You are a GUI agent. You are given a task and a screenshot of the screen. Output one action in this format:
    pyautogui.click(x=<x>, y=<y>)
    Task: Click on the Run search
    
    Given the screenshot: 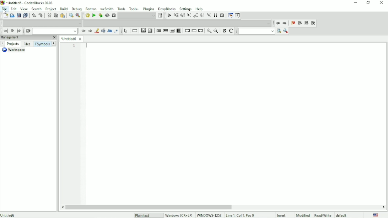 What is the action you would take?
    pyautogui.click(x=260, y=31)
    